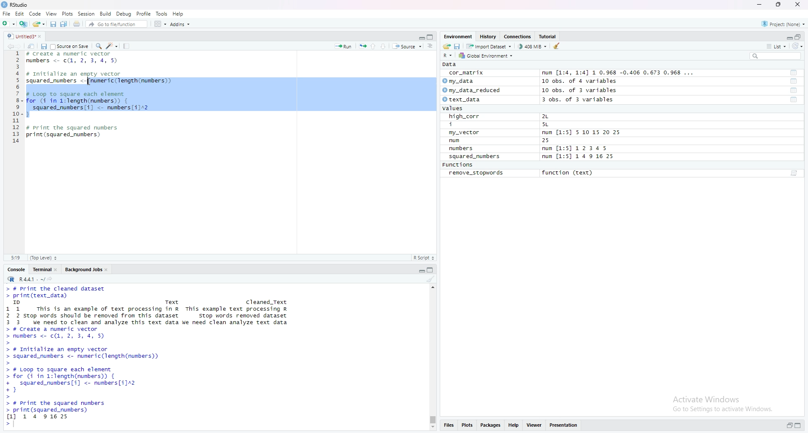 The height and width of the screenshot is (433, 808). Describe the element at coordinates (31, 45) in the screenshot. I see `show in new window` at that location.